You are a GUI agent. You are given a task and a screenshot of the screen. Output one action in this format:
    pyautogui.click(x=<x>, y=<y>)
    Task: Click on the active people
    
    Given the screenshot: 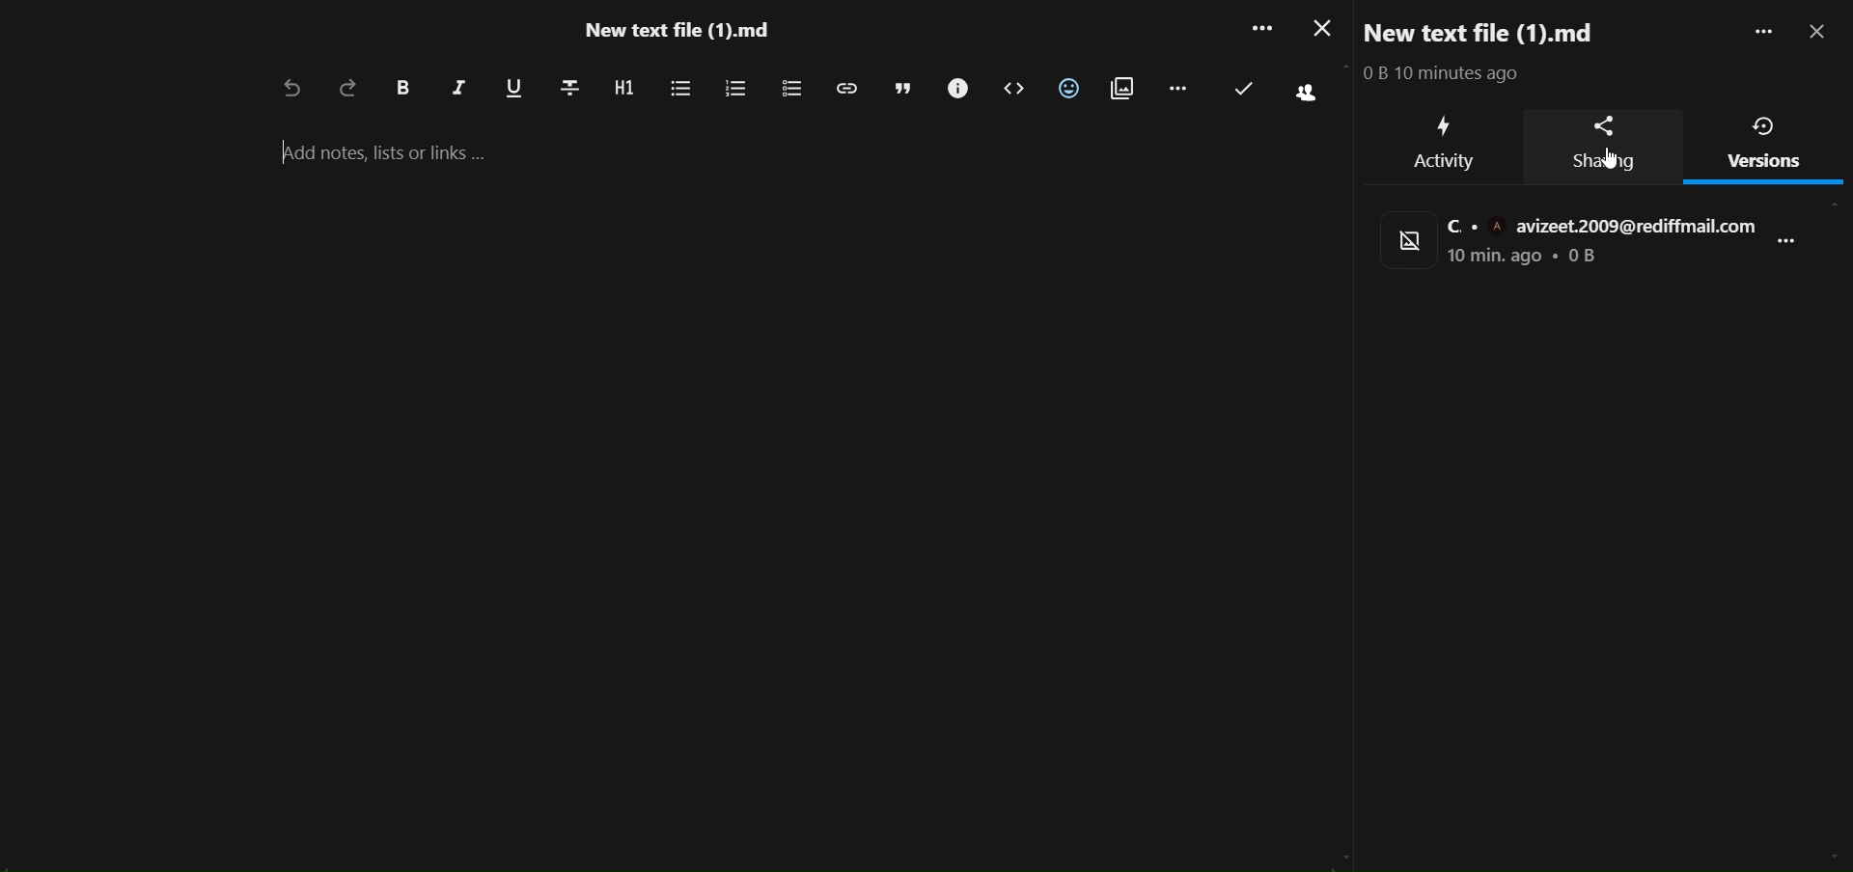 What is the action you would take?
    pyautogui.click(x=1302, y=95)
    